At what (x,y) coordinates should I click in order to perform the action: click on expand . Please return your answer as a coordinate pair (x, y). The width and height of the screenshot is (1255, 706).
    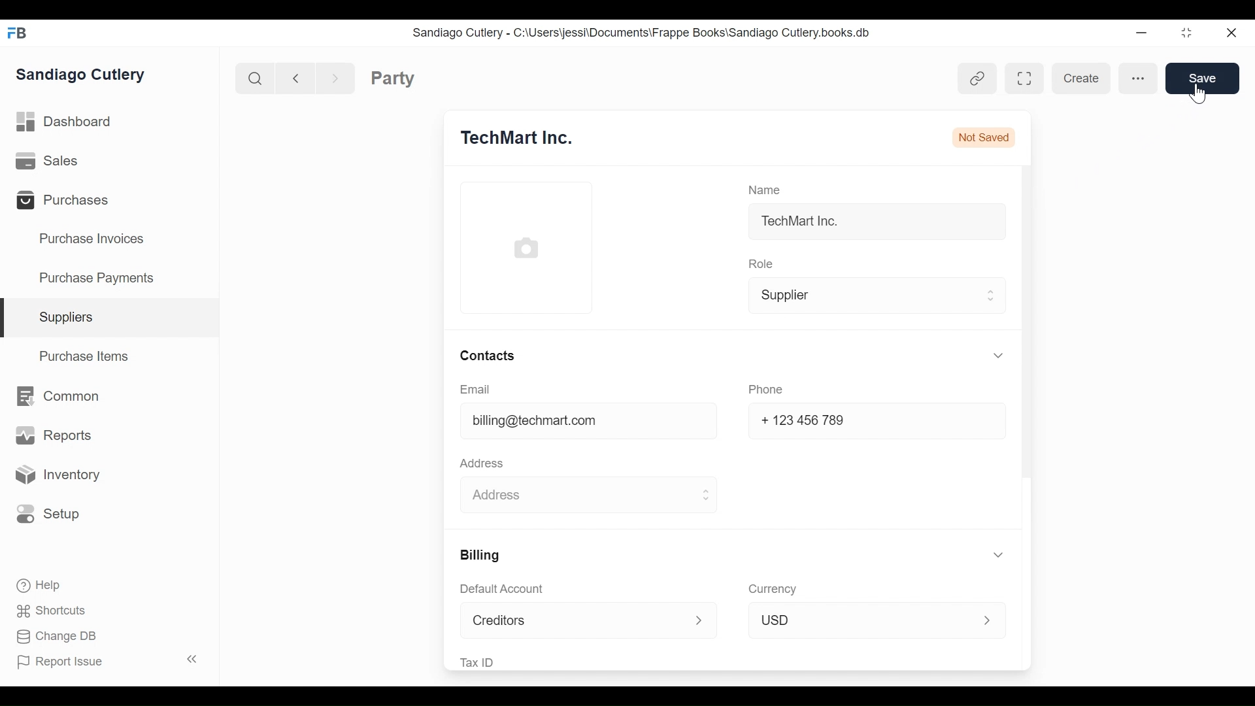
    Looking at the image, I should click on (988, 358).